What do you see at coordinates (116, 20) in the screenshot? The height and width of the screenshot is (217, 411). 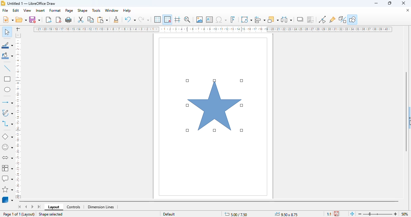 I see `clone formatting` at bounding box center [116, 20].